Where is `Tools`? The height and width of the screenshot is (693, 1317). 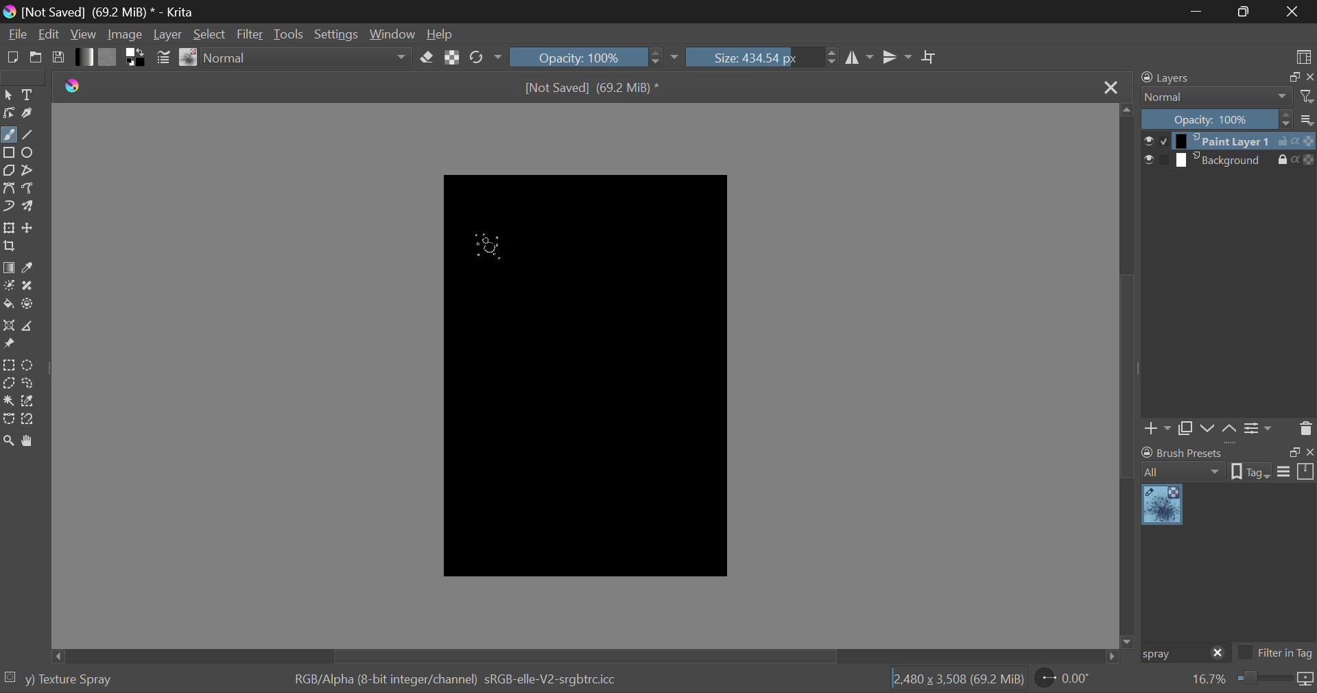
Tools is located at coordinates (291, 34).